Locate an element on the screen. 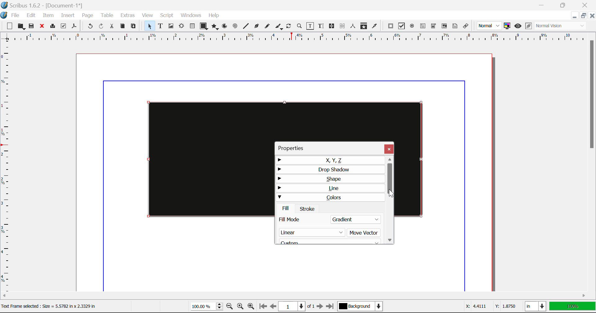 The image size is (596, 313). Shape is located at coordinates (330, 179).